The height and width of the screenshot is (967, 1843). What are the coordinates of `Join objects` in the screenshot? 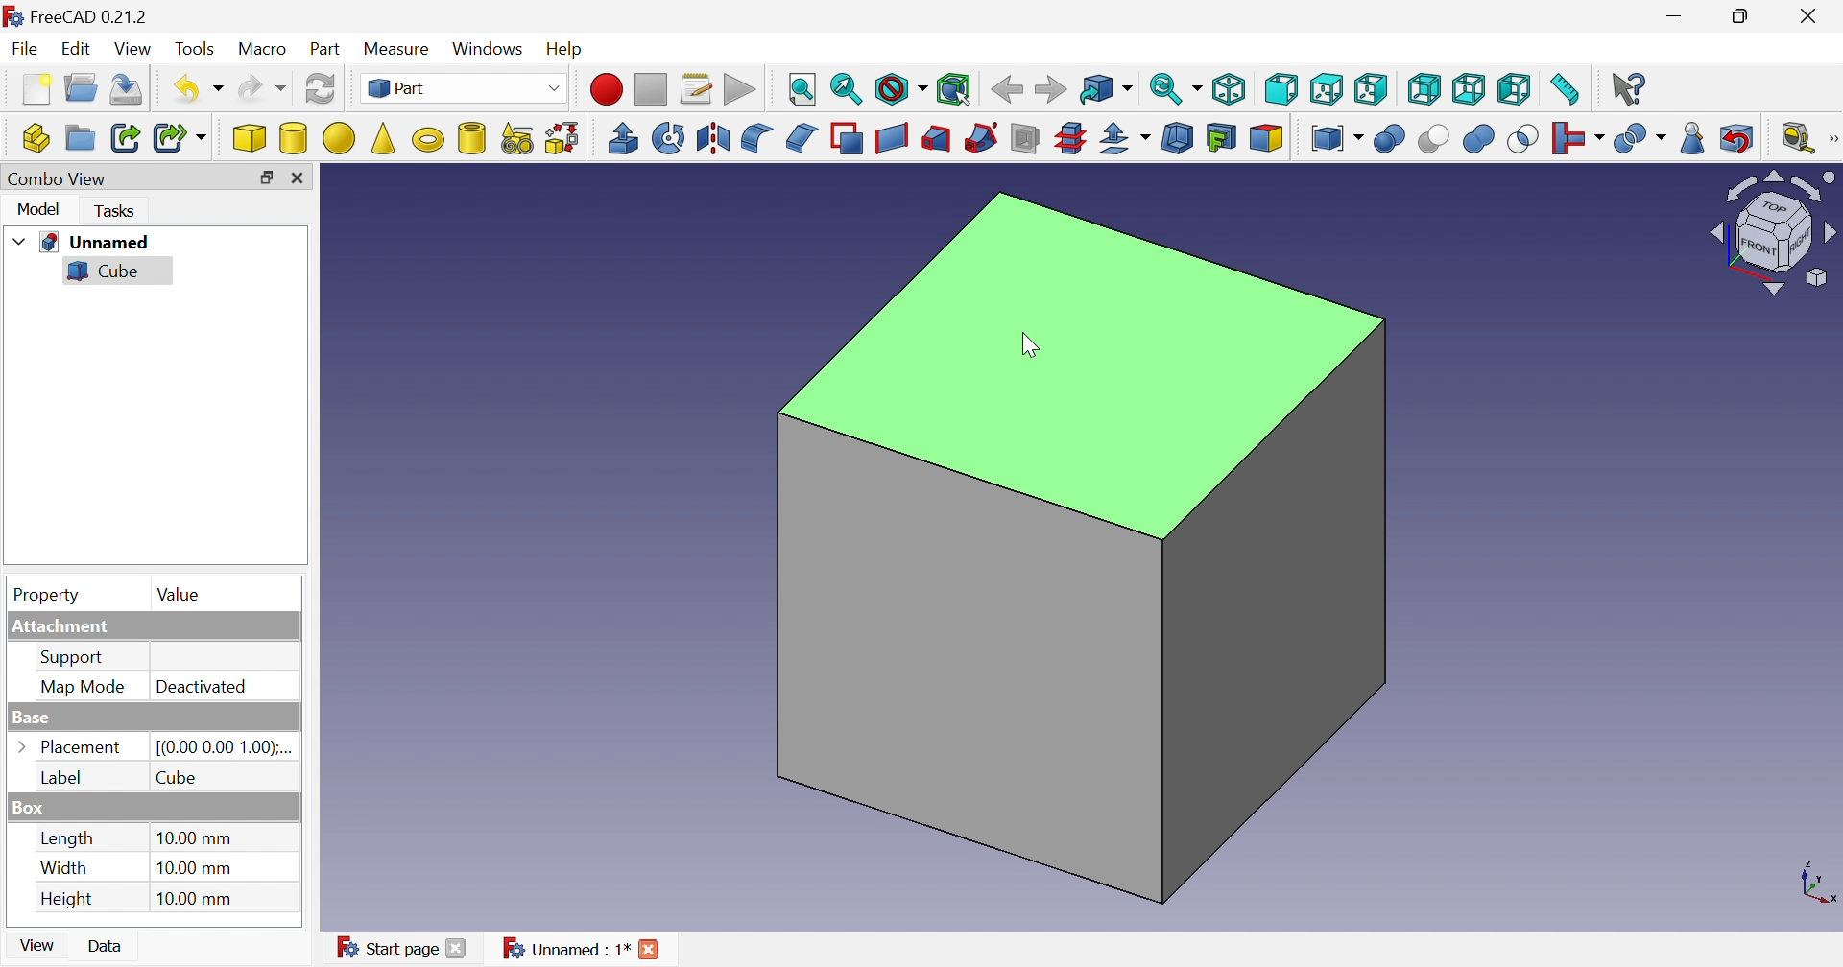 It's located at (1581, 138).